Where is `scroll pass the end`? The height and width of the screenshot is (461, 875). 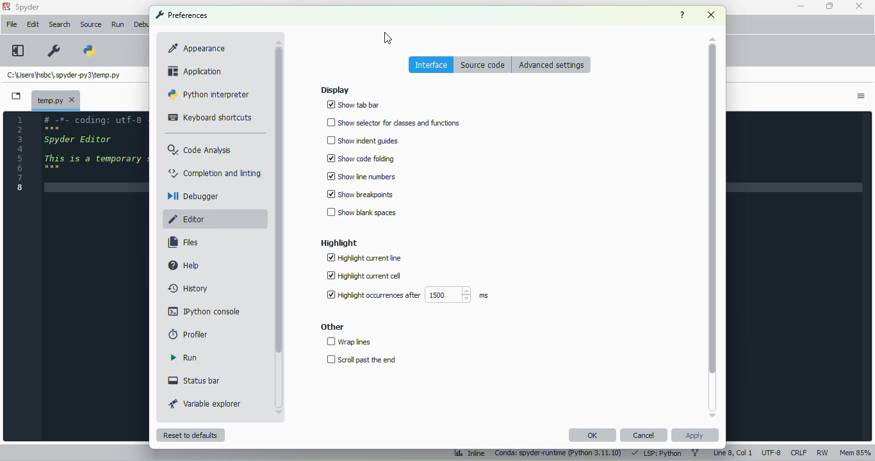
scroll pass the end is located at coordinates (361, 359).